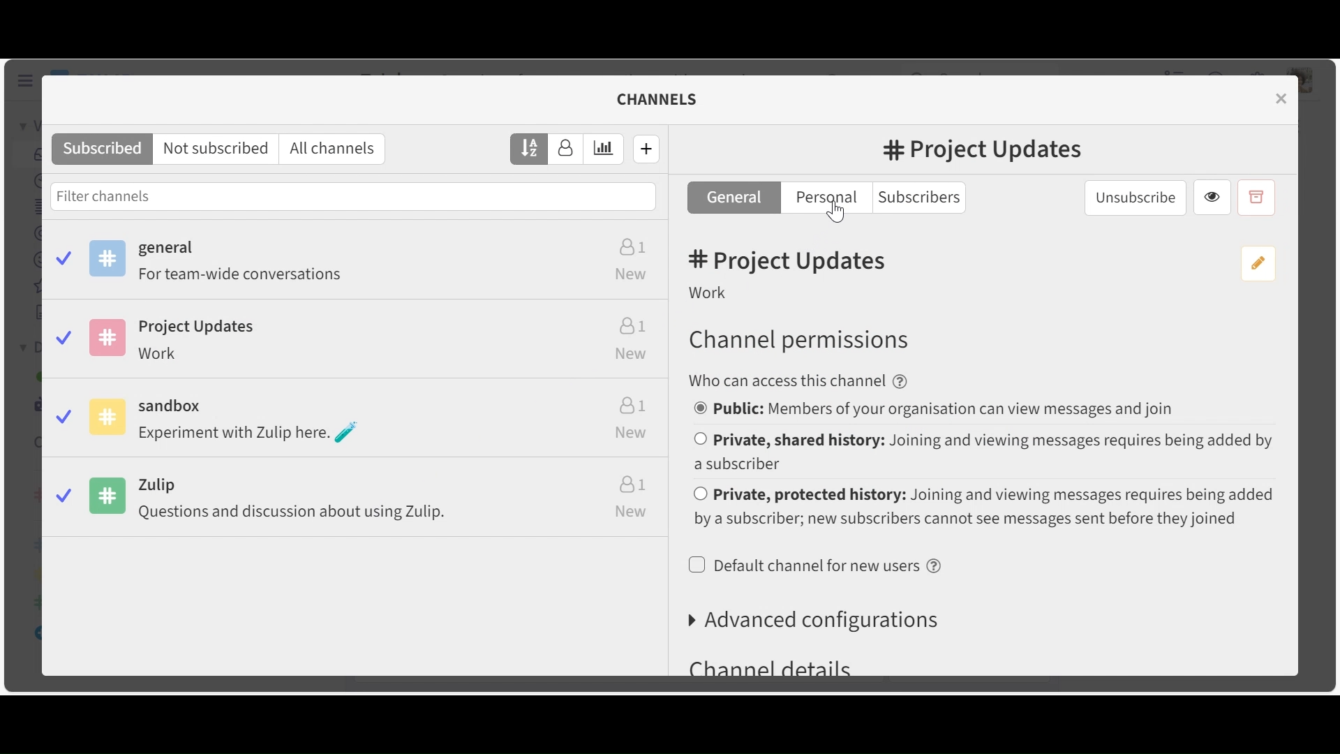  I want to click on Edit channel name and description, so click(1254, 265).